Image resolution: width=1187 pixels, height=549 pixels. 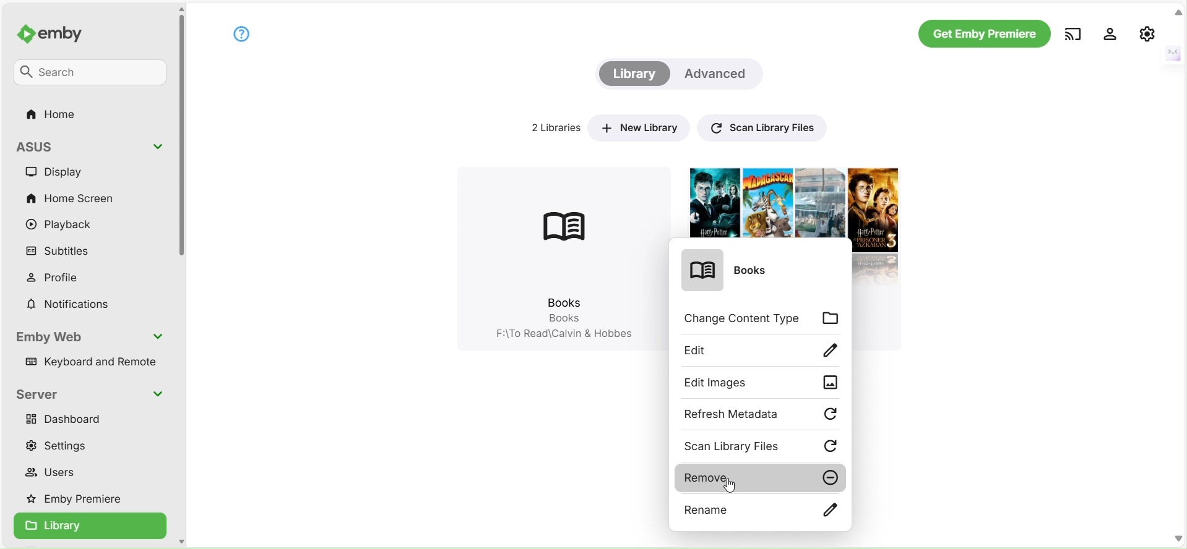 What do you see at coordinates (90, 527) in the screenshot?
I see `Library View in Open` at bounding box center [90, 527].